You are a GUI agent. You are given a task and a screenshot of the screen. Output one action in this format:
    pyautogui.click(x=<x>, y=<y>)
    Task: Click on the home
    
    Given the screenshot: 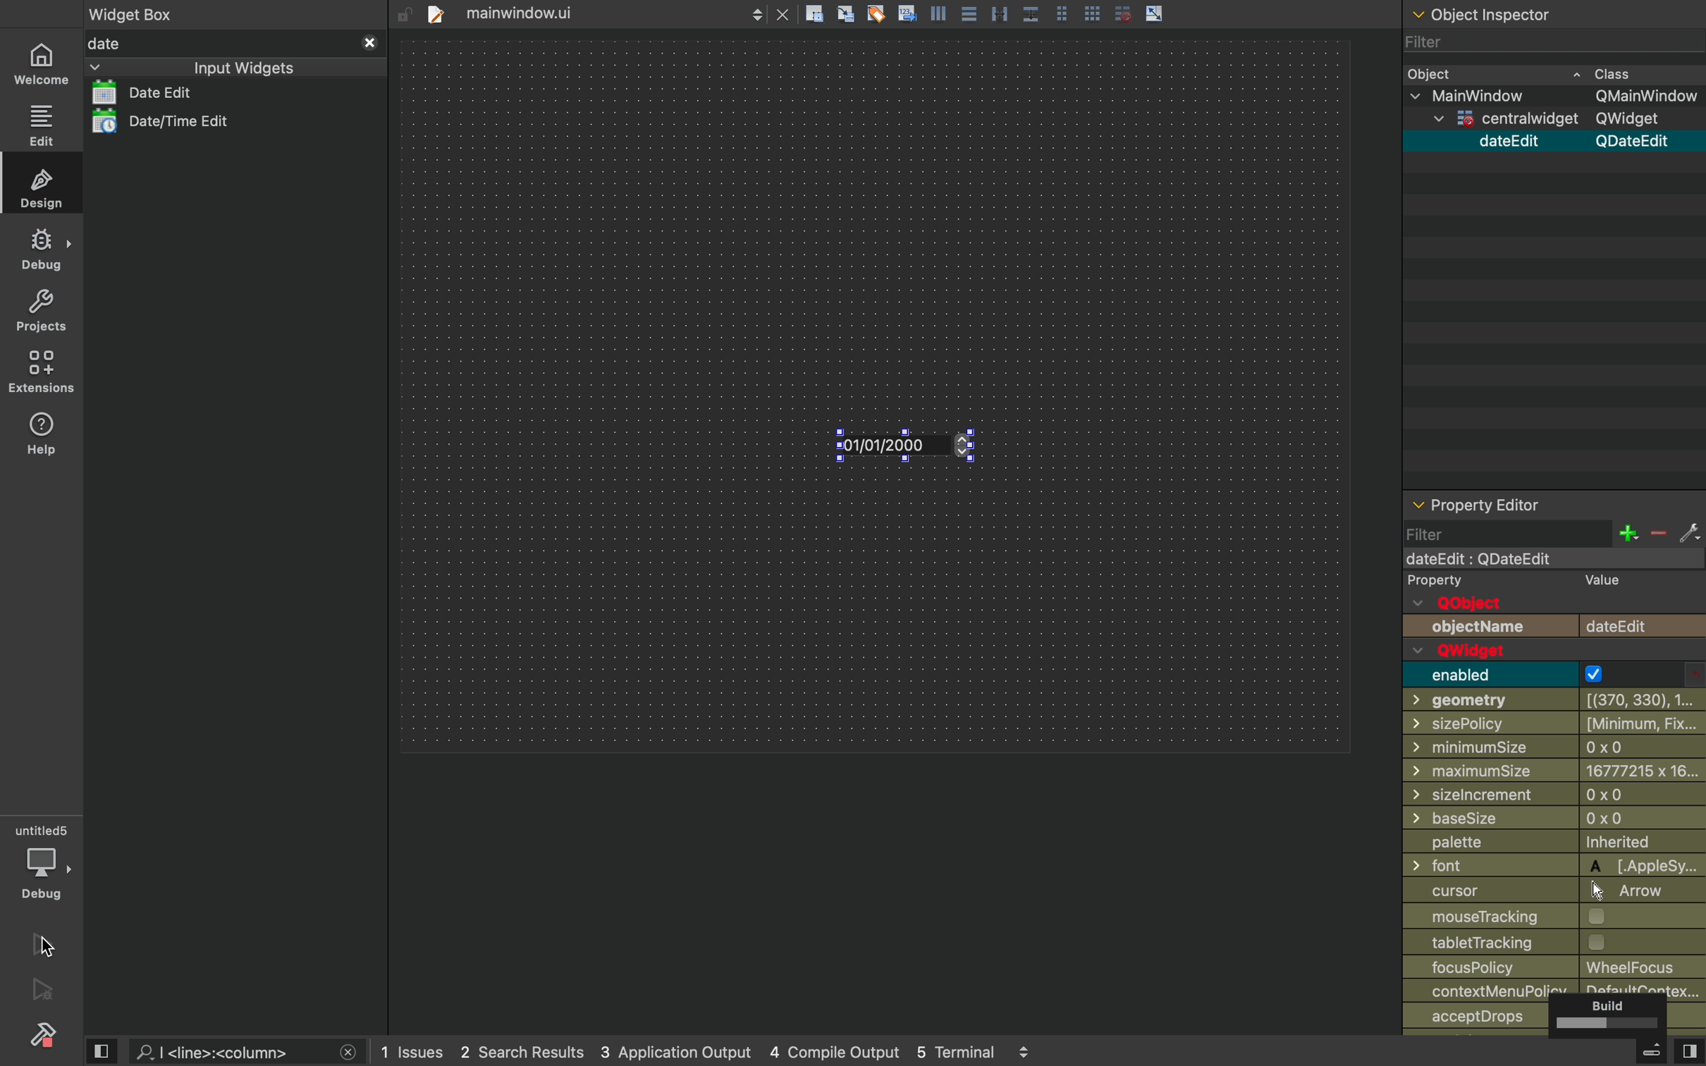 What is the action you would take?
    pyautogui.click(x=39, y=63)
    